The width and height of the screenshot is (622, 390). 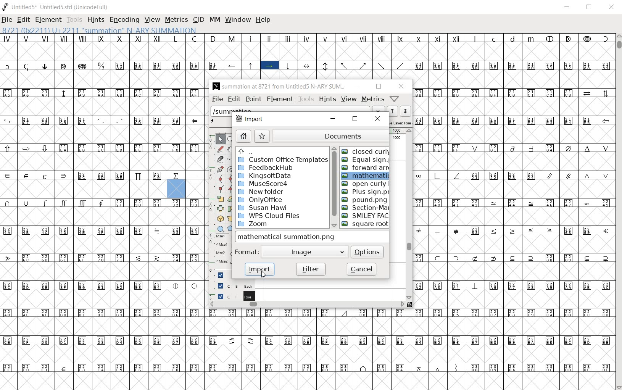 I want to click on measure a distance, angle between points, so click(x=231, y=159).